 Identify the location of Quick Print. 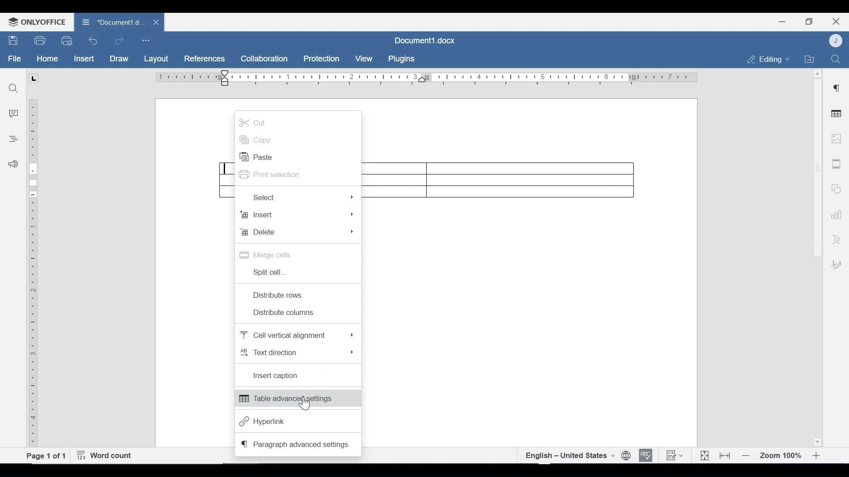
(66, 40).